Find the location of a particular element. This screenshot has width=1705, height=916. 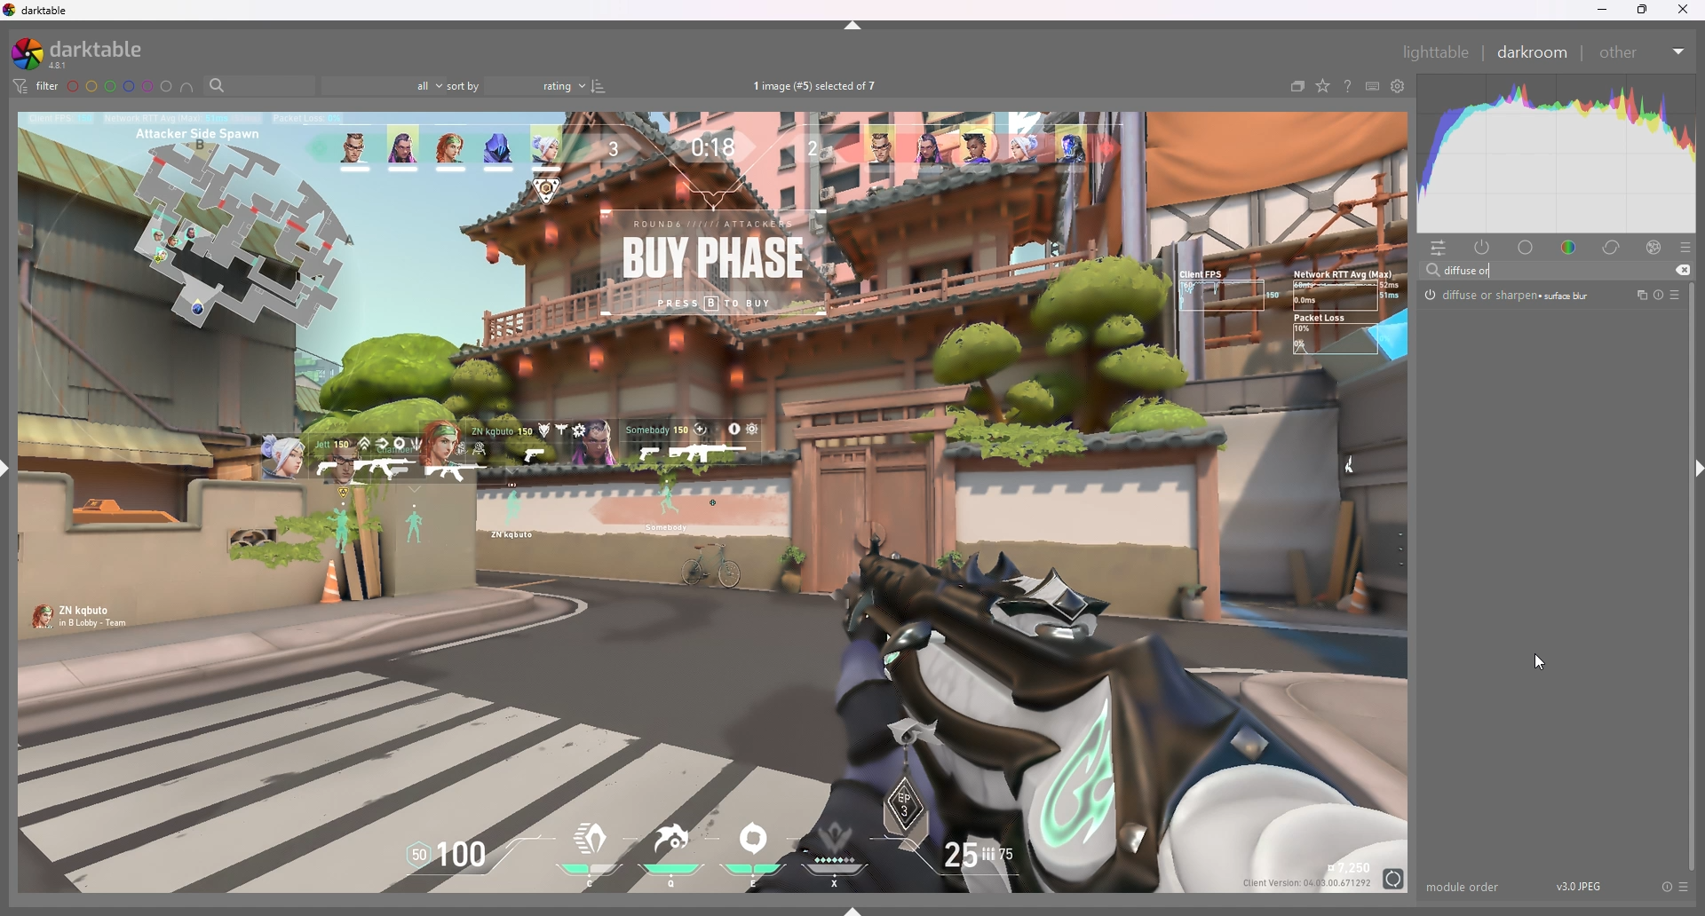

presets is located at coordinates (1685, 887).